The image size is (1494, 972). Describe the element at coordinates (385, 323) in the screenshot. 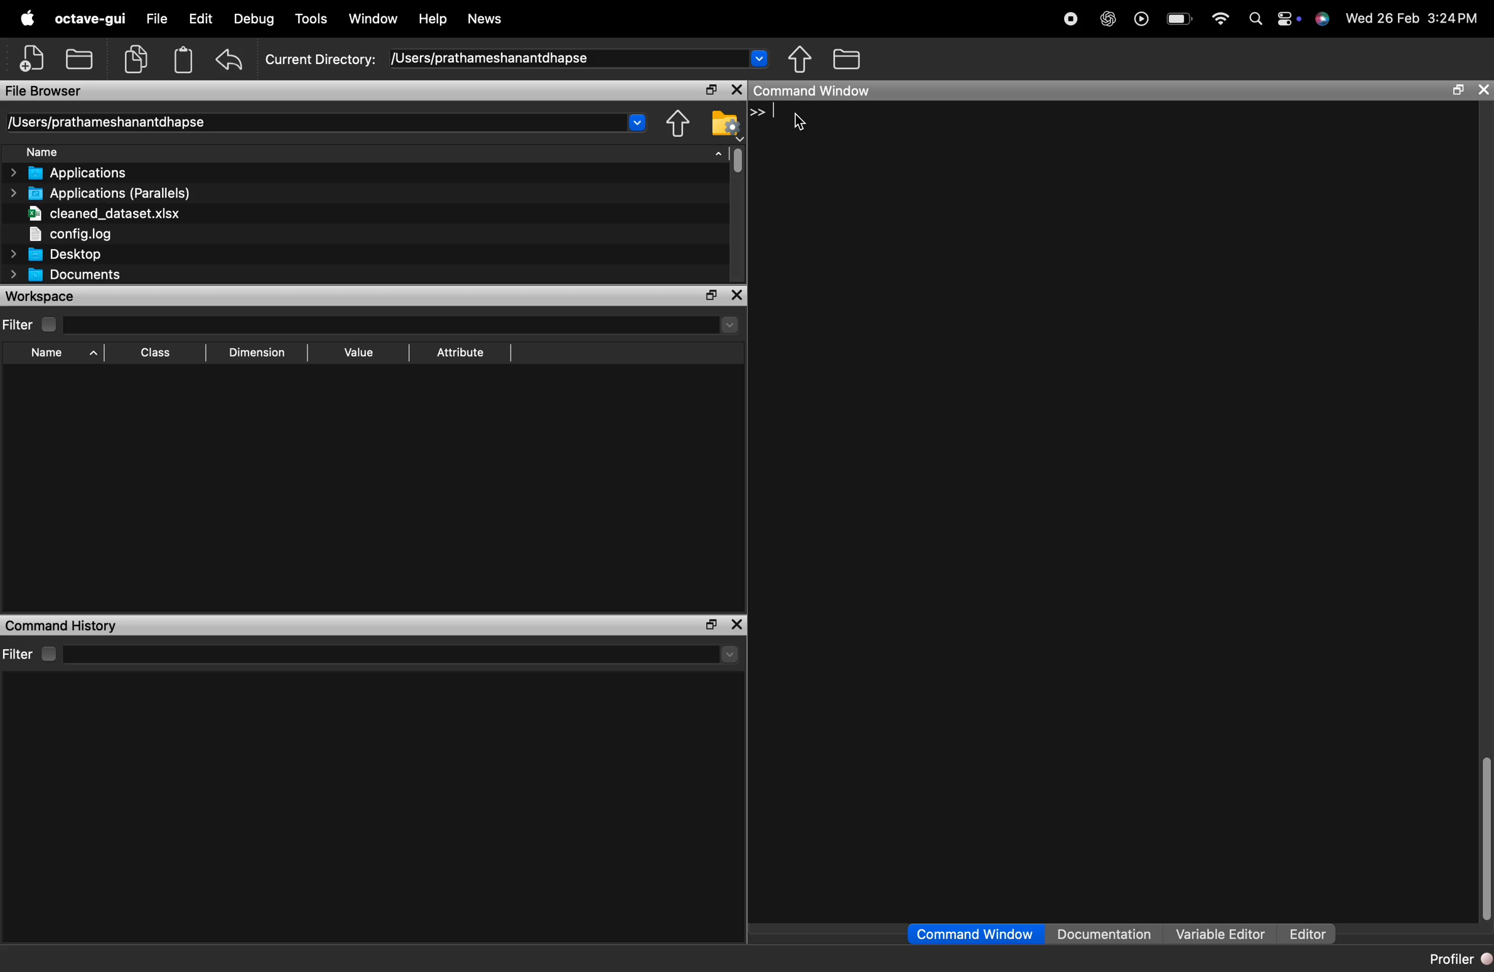

I see `search box` at that location.